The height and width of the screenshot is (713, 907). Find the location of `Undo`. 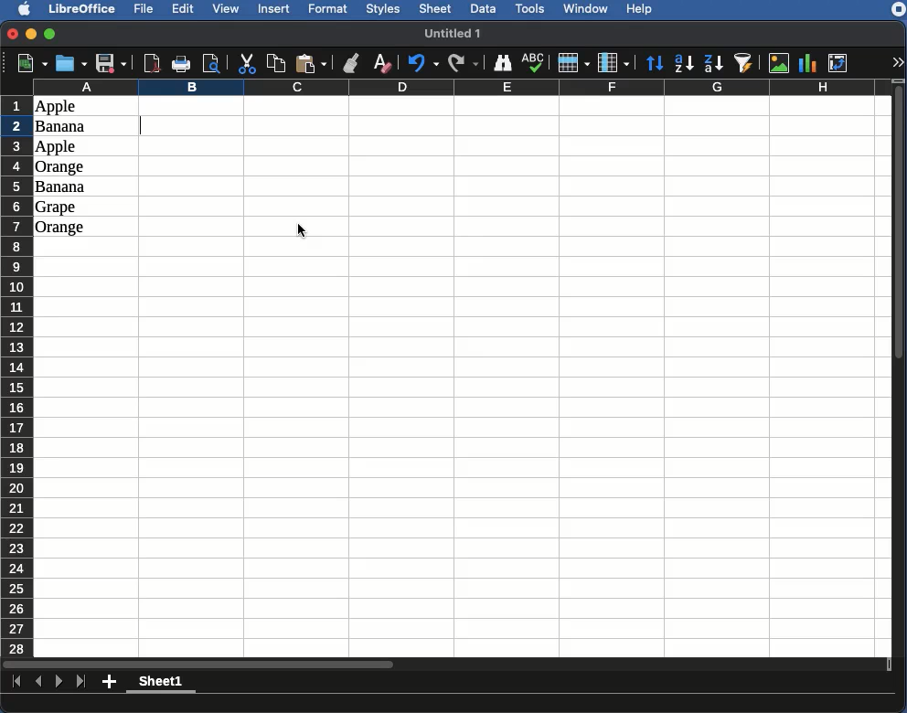

Undo is located at coordinates (422, 64).